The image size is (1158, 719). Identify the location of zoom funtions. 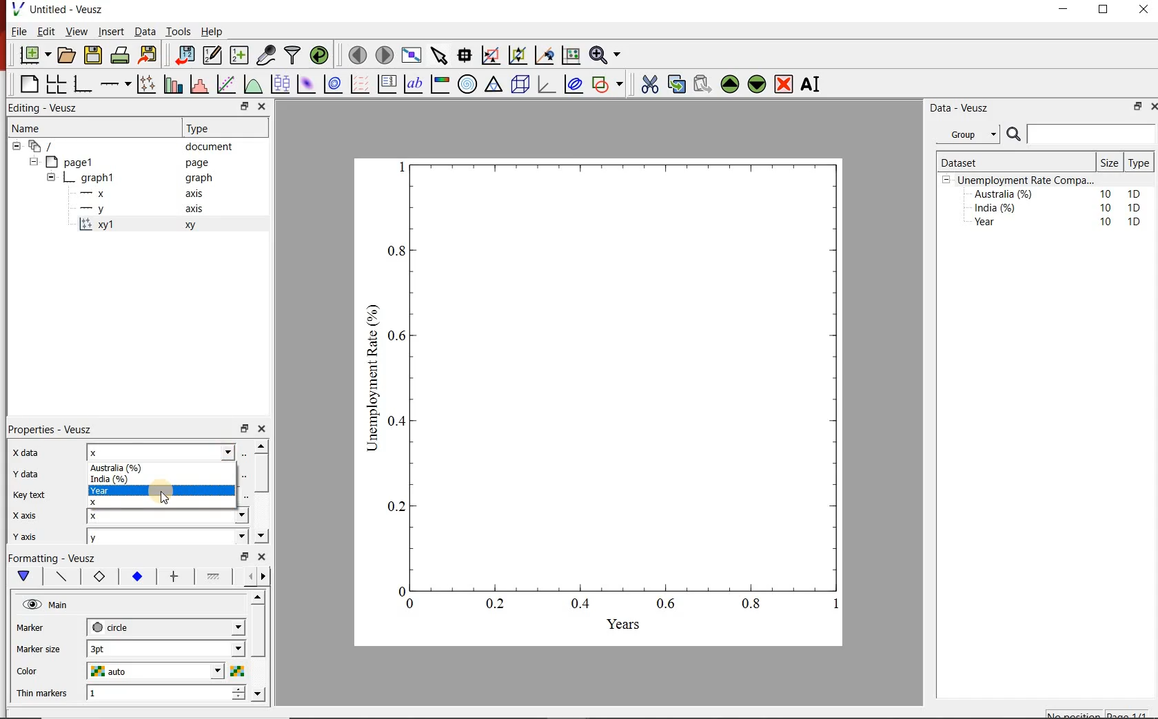
(607, 54).